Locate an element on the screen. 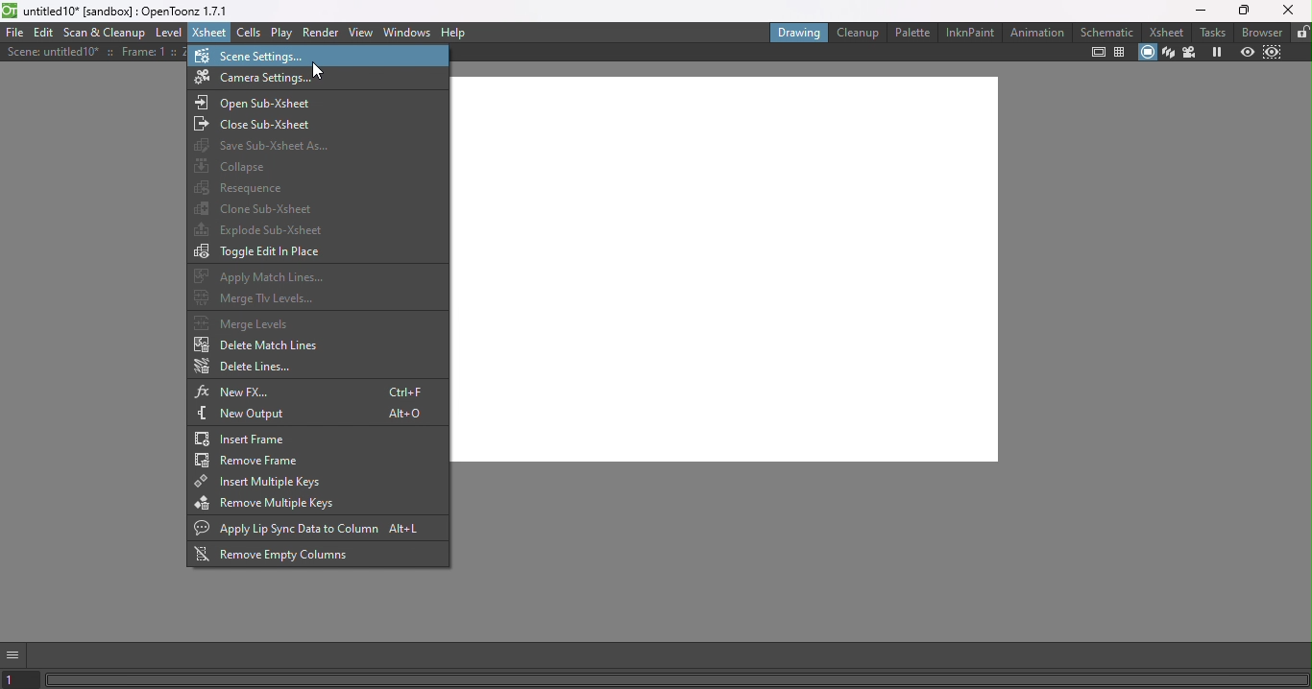 The height and width of the screenshot is (689, 1312). New FX... is located at coordinates (310, 390).